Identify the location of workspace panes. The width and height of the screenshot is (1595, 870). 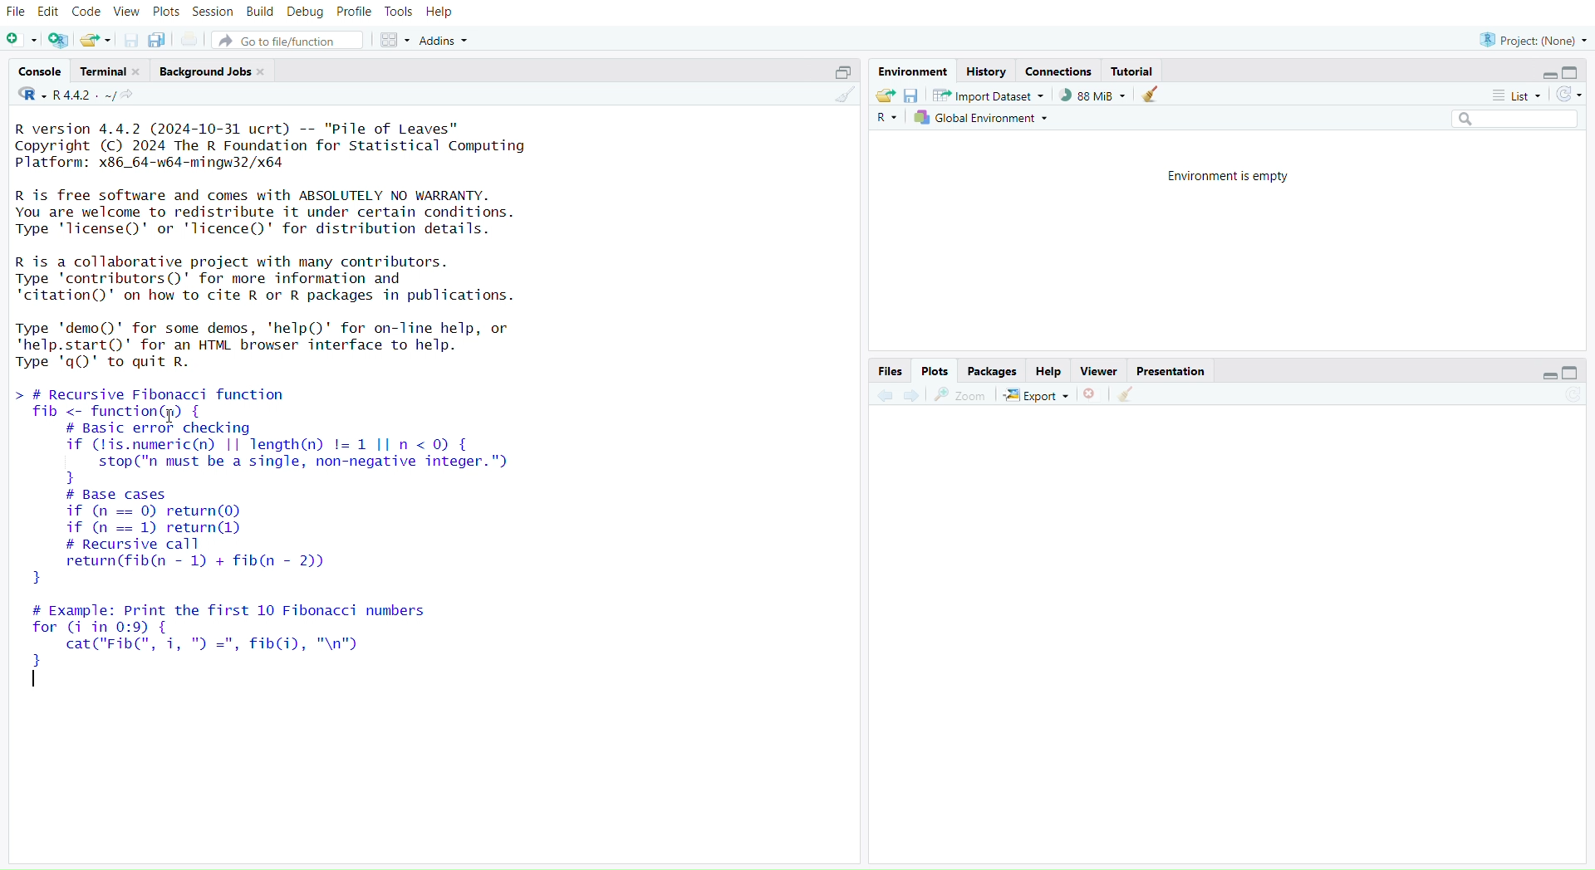
(393, 41).